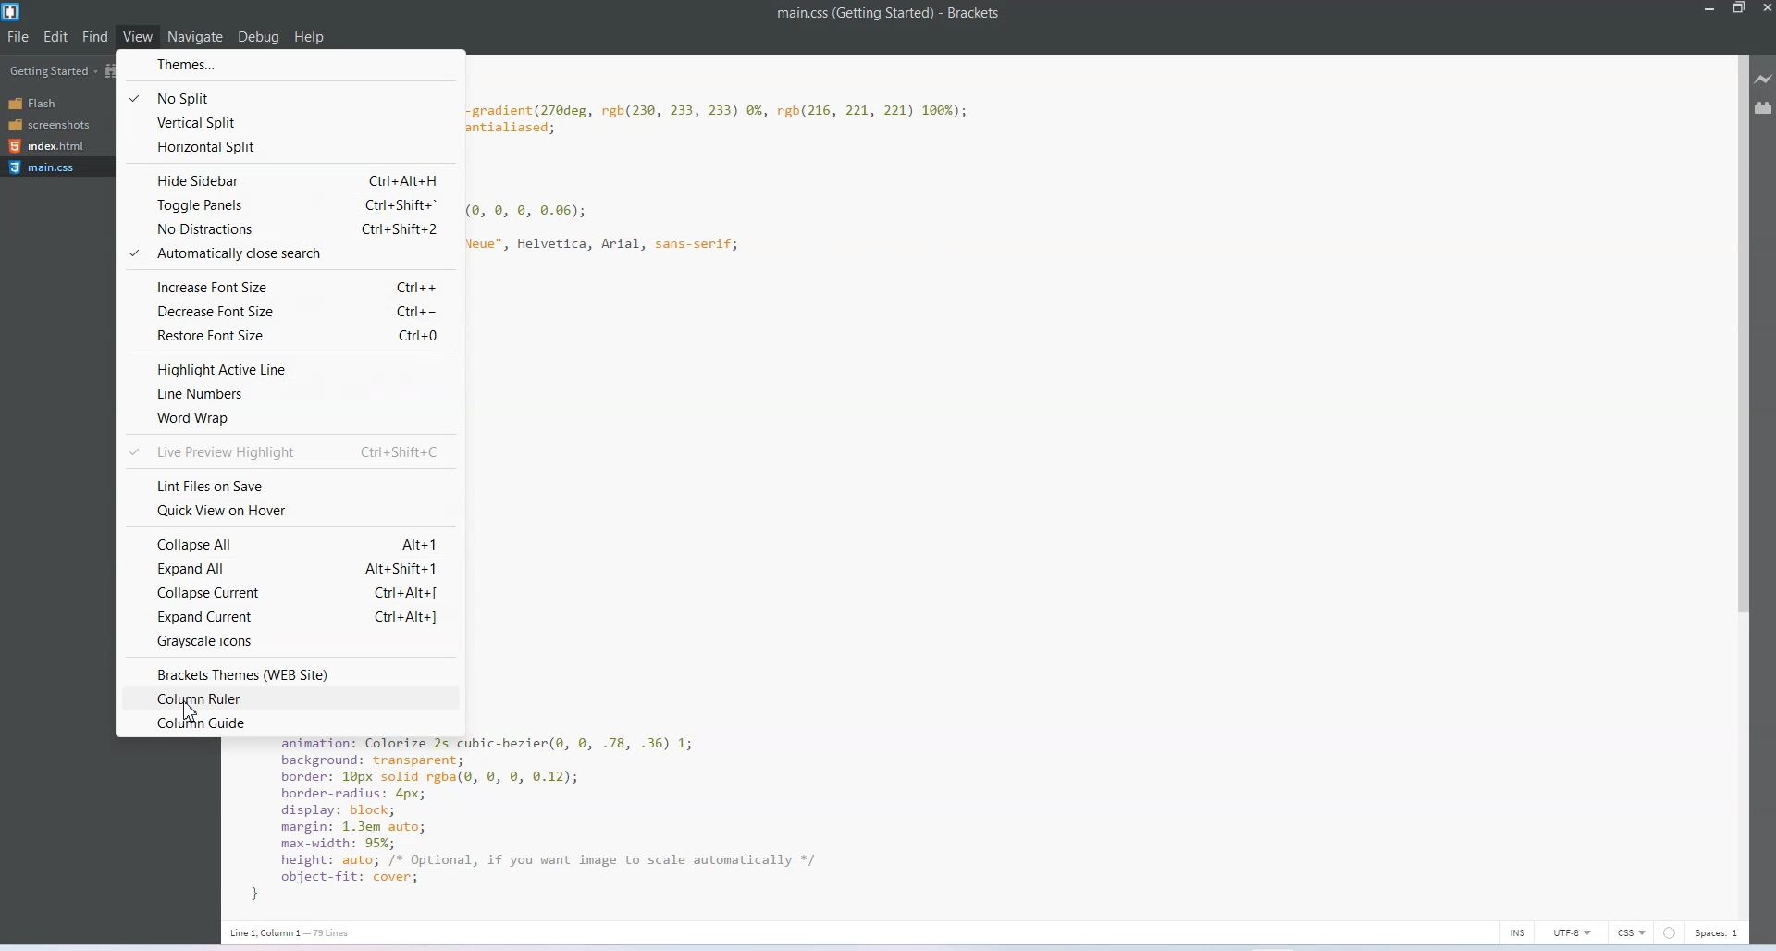  Describe the element at coordinates (291, 592) in the screenshot. I see `Collapse Current` at that location.